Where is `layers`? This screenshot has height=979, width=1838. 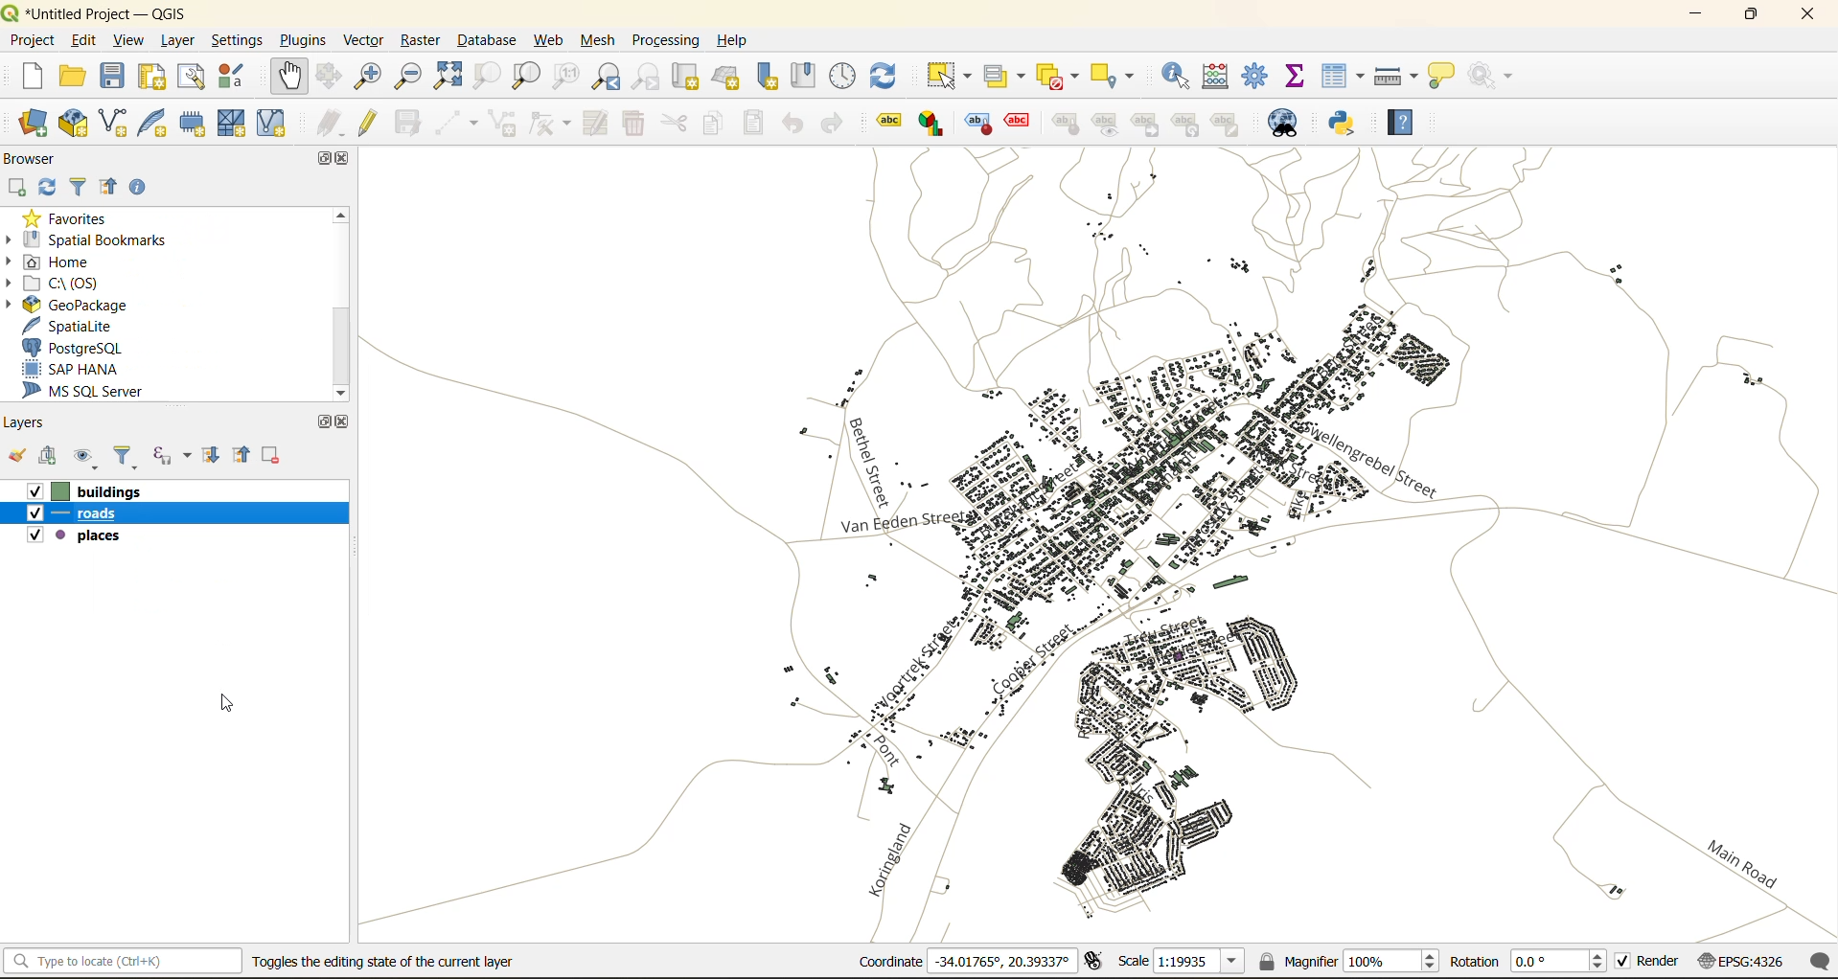
layers is located at coordinates (28, 421).